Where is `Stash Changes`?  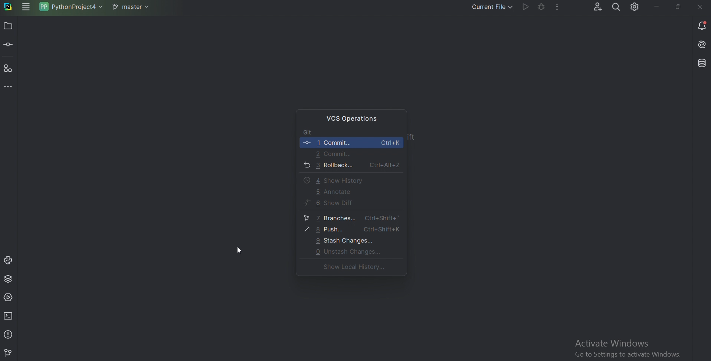 Stash Changes is located at coordinates (346, 240).